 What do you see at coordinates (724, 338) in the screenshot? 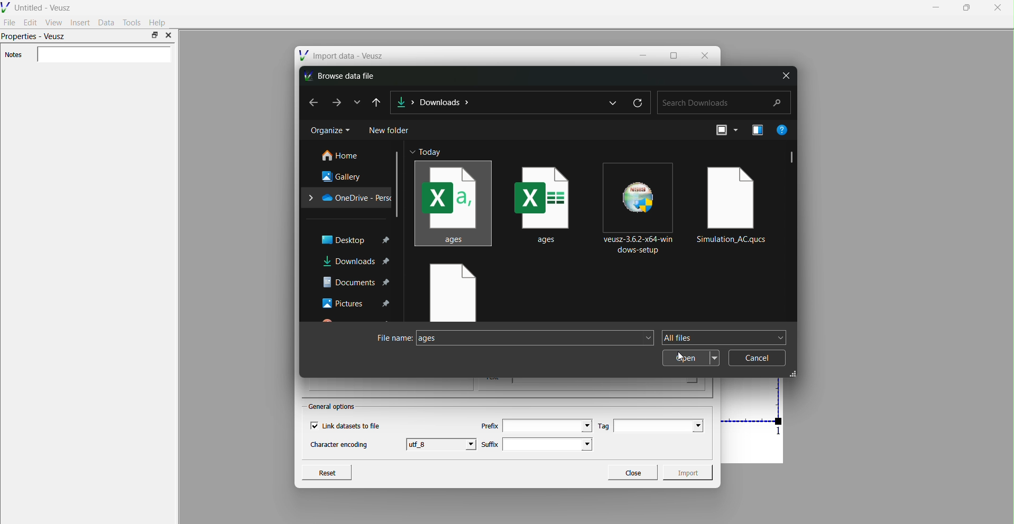
I see `All files` at bounding box center [724, 338].